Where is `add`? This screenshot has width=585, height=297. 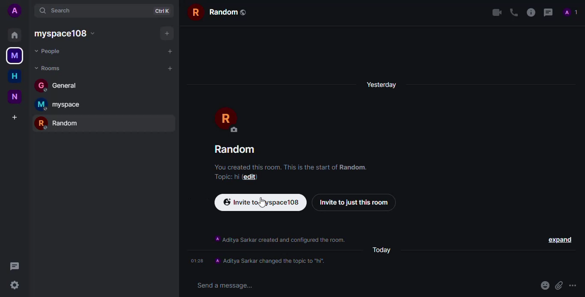 add is located at coordinates (170, 68).